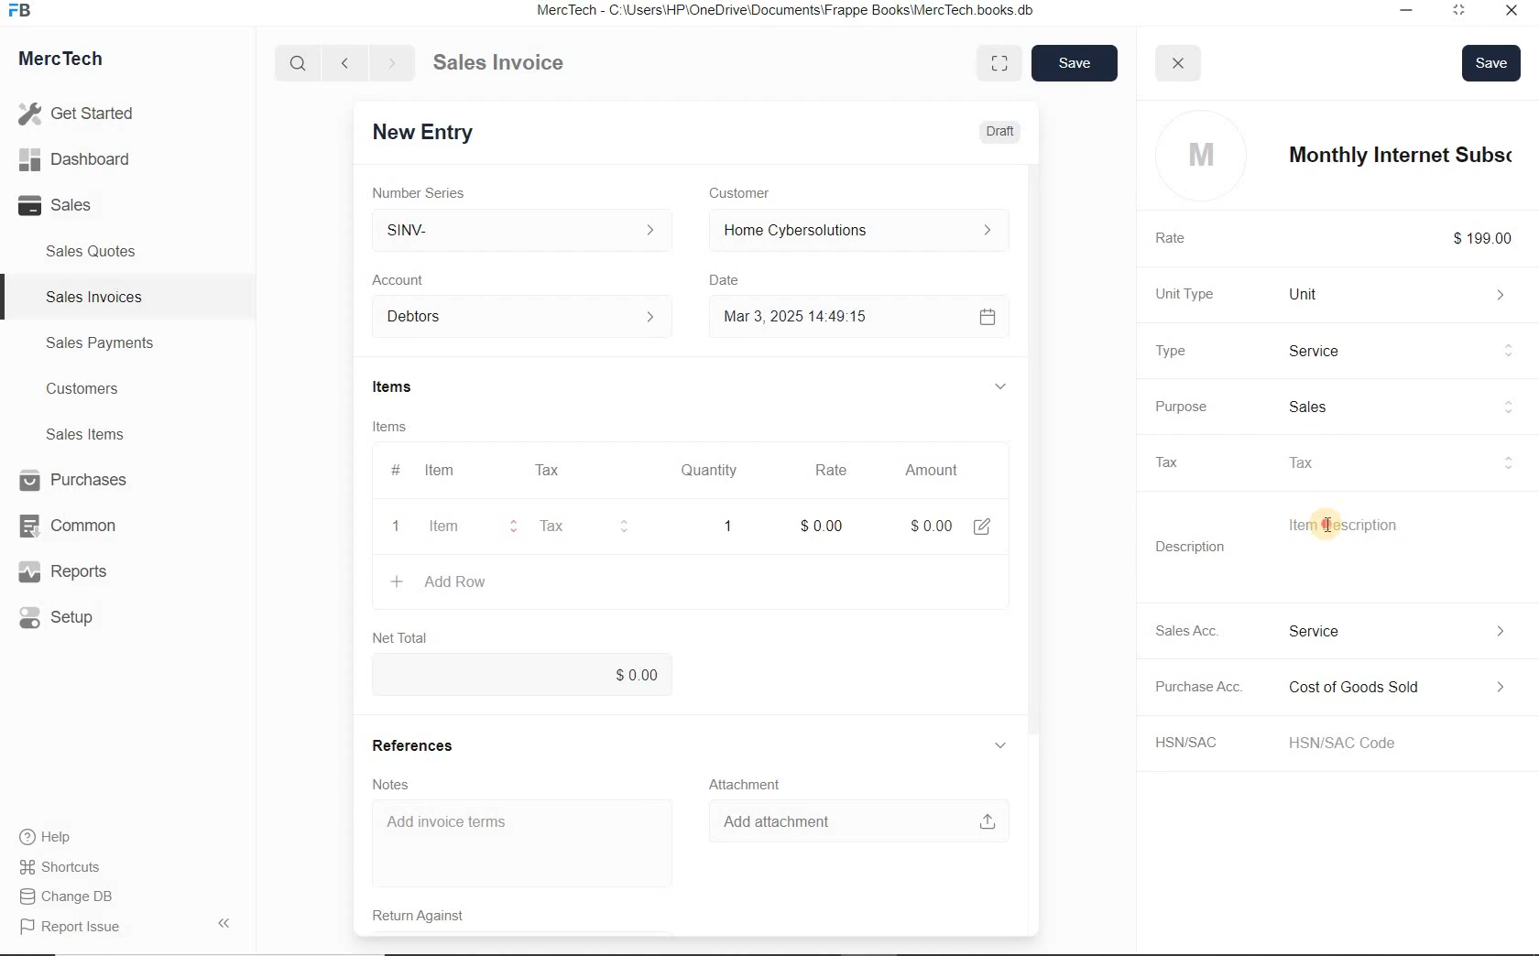 This screenshot has height=956, width=1539. Describe the element at coordinates (926, 525) in the screenshot. I see `Amount: $0.00` at that location.